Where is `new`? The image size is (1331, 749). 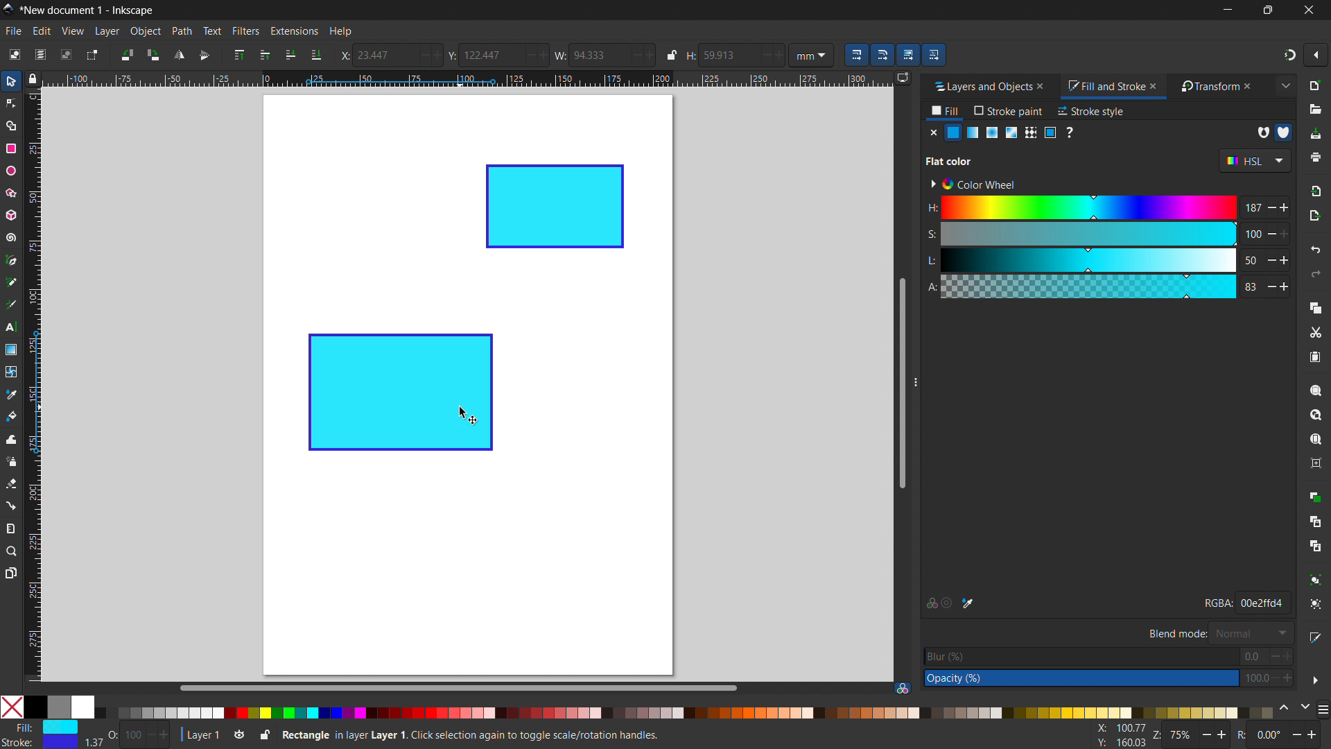
new is located at coordinates (1316, 85).